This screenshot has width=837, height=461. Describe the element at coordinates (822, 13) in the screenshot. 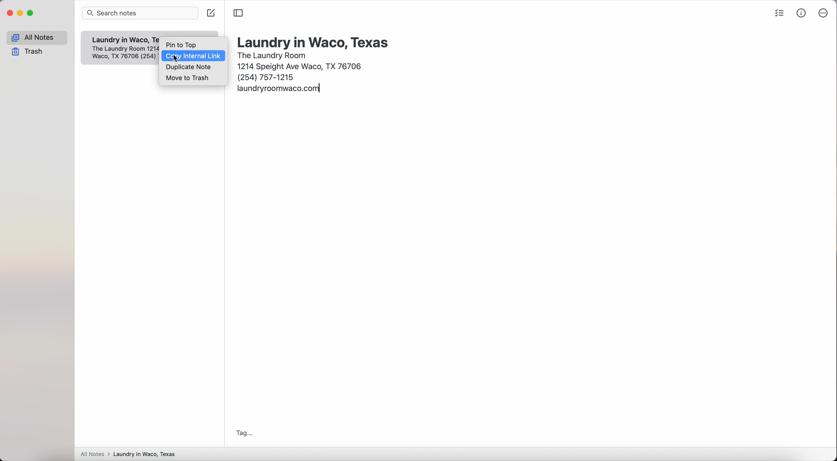

I see `more options` at that location.